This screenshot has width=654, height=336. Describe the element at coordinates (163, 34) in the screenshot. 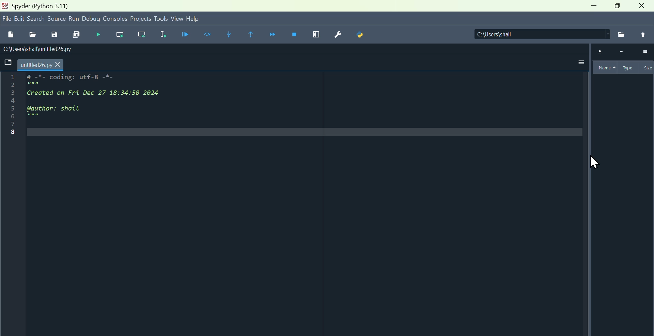

I see `Run selection` at that location.